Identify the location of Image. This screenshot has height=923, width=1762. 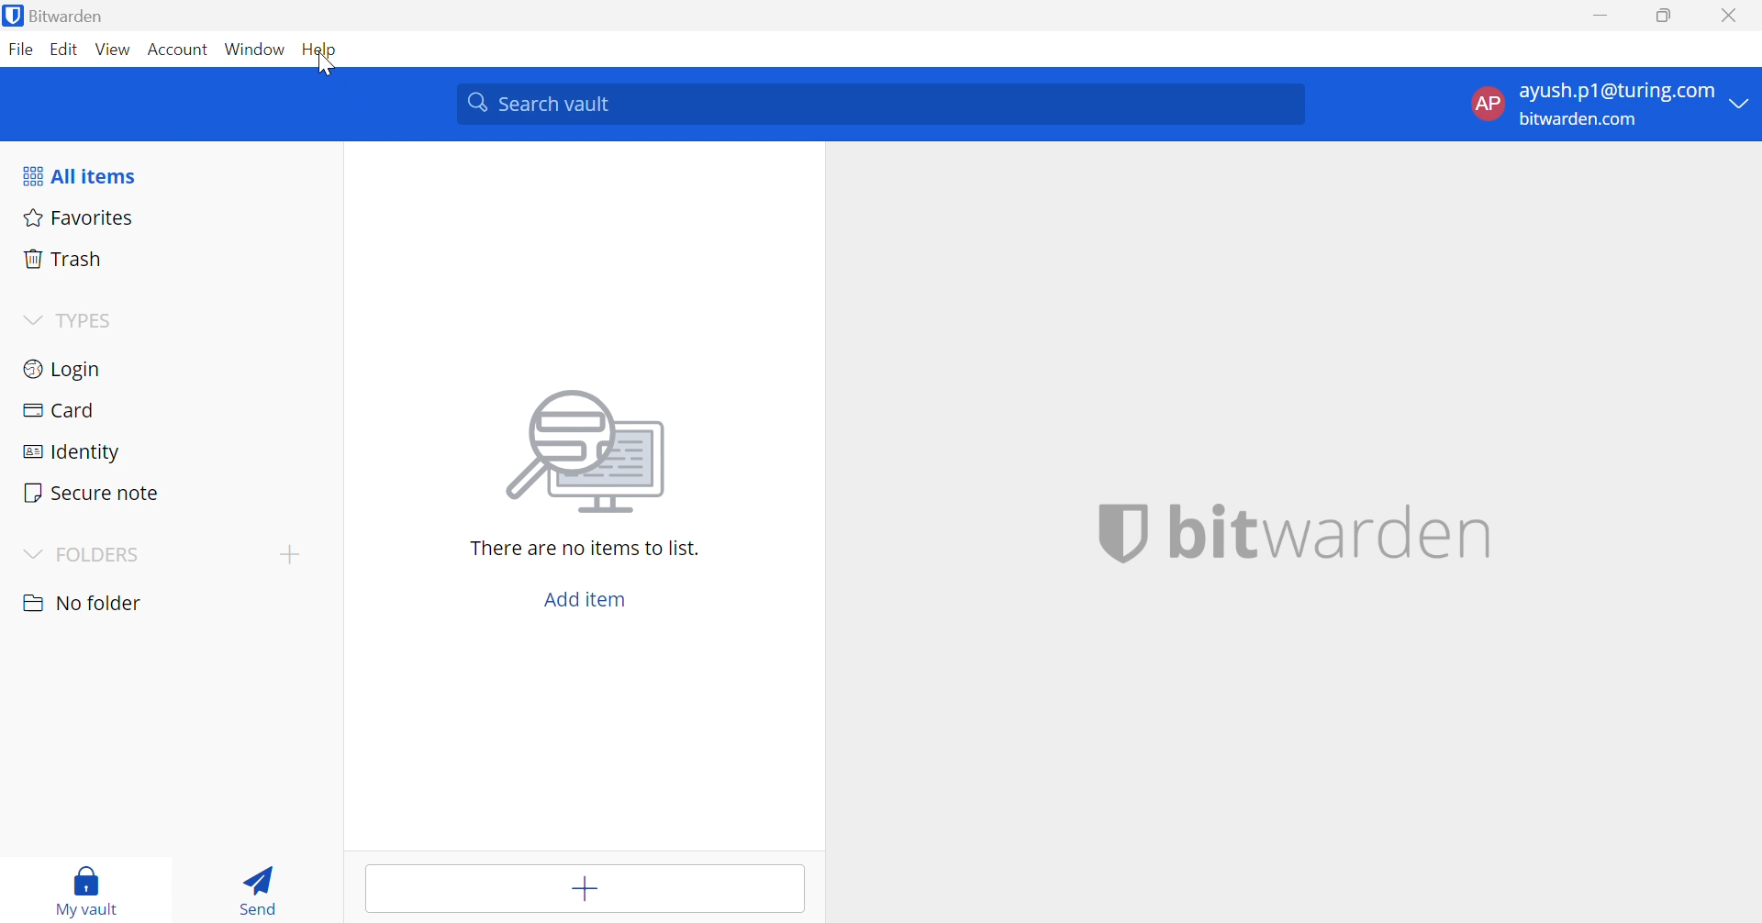
(594, 450).